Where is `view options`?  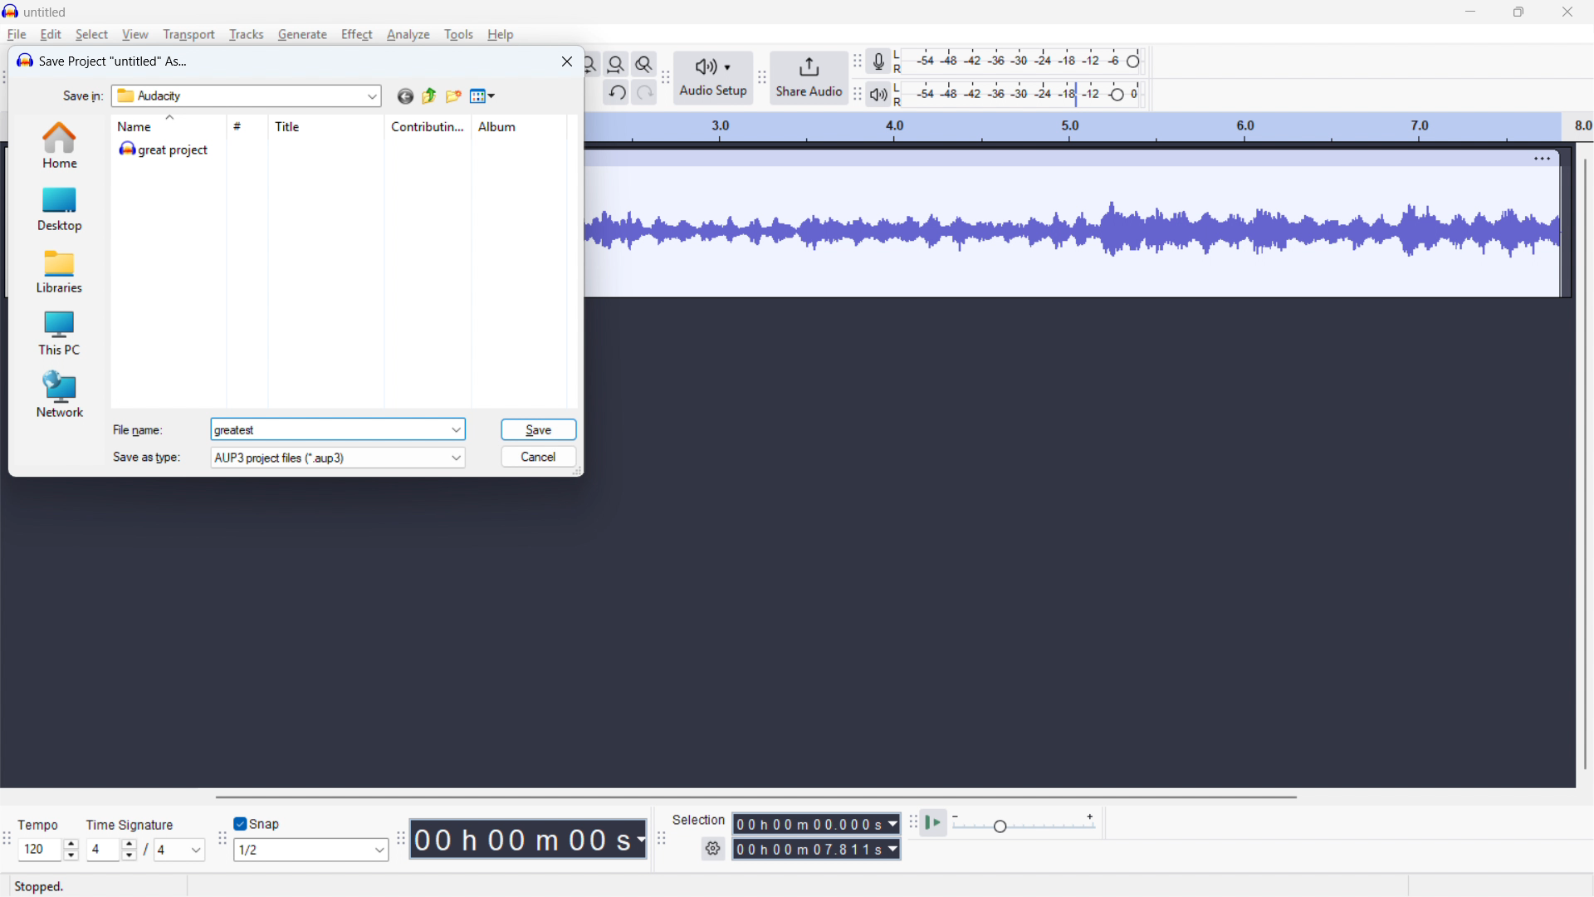
view options is located at coordinates (484, 97).